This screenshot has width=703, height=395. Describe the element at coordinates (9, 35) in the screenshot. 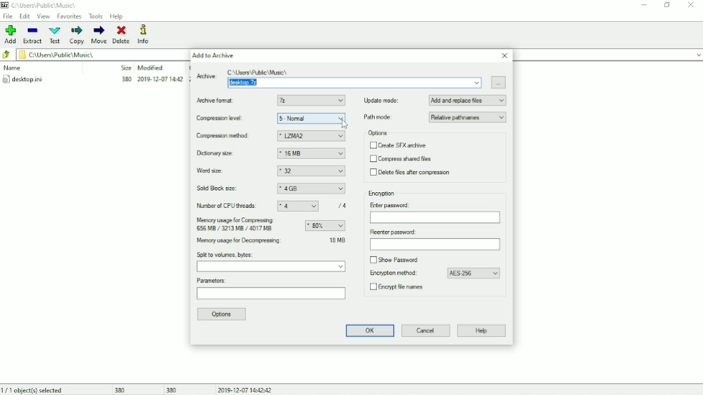

I see `Add` at that location.